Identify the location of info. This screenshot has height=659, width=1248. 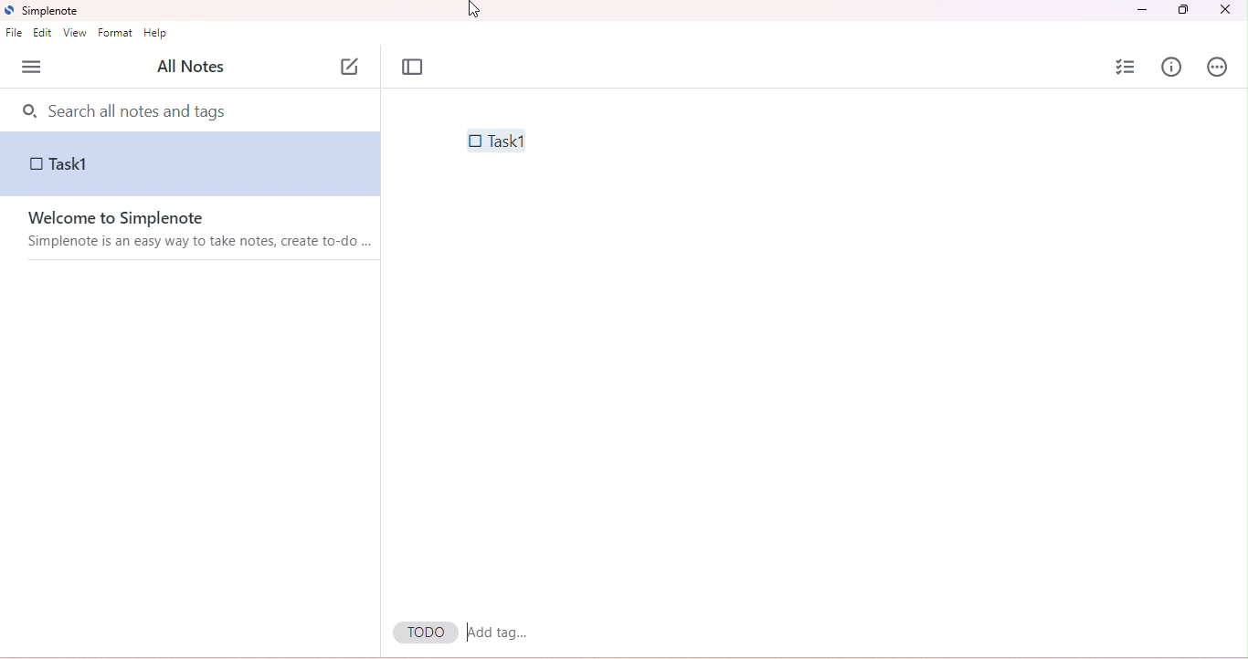
(1172, 67).